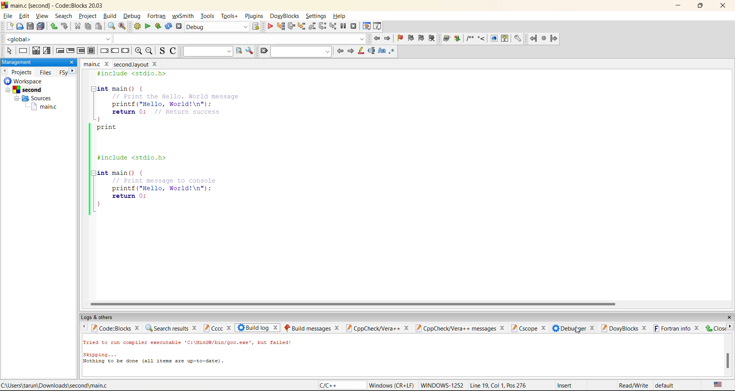  Describe the element at coordinates (46, 72) in the screenshot. I see `files` at that location.